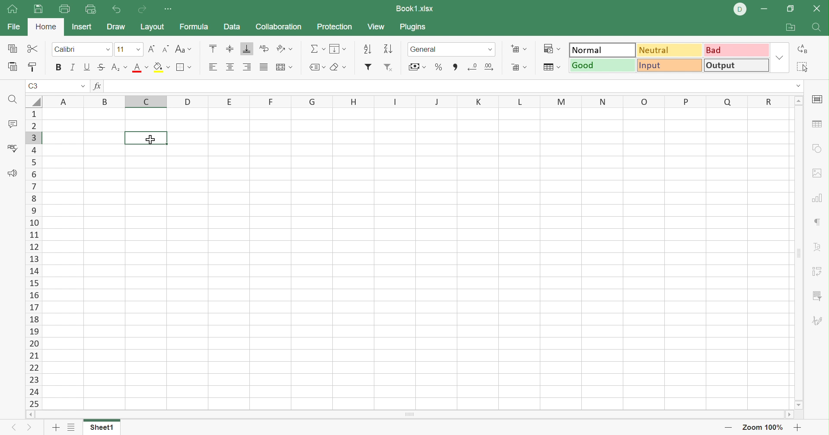  Describe the element at coordinates (35, 49) in the screenshot. I see `Cut` at that location.